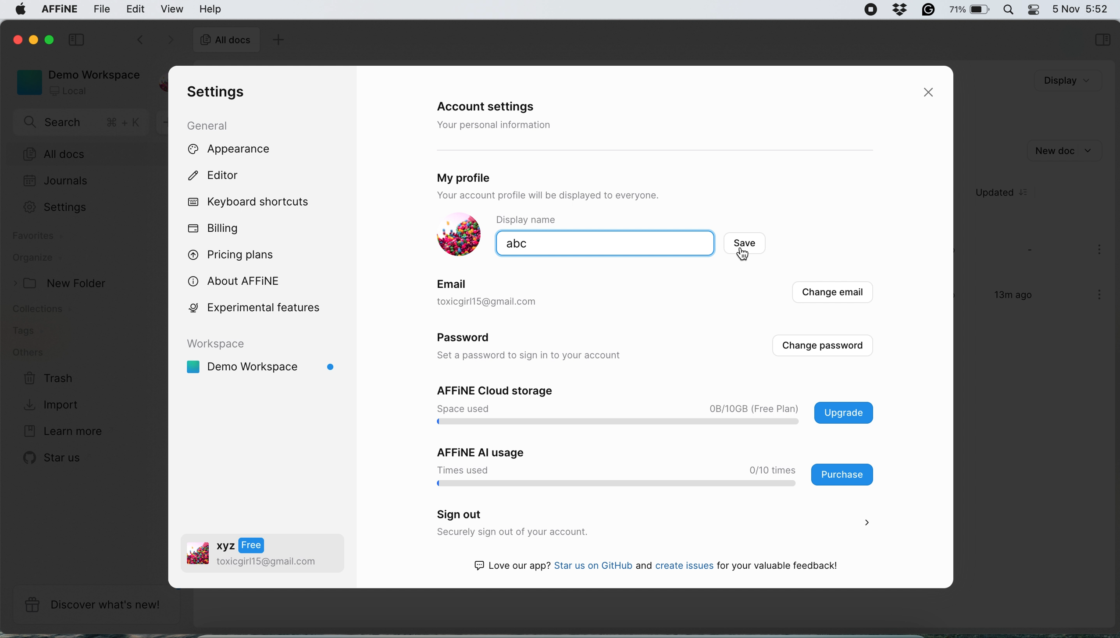 The image size is (1120, 638). What do you see at coordinates (1102, 41) in the screenshot?
I see `selections` at bounding box center [1102, 41].